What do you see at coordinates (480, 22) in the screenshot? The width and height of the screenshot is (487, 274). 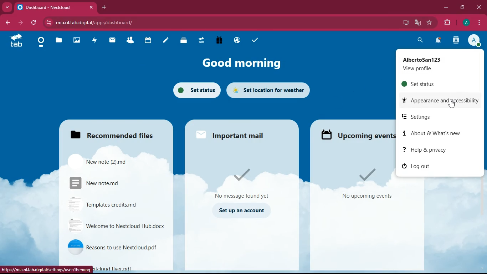 I see `menu` at bounding box center [480, 22].